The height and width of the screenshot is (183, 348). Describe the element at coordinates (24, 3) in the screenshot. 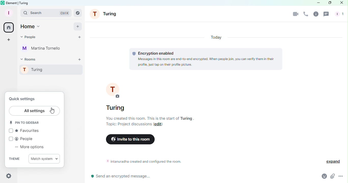

I see `turing` at that location.